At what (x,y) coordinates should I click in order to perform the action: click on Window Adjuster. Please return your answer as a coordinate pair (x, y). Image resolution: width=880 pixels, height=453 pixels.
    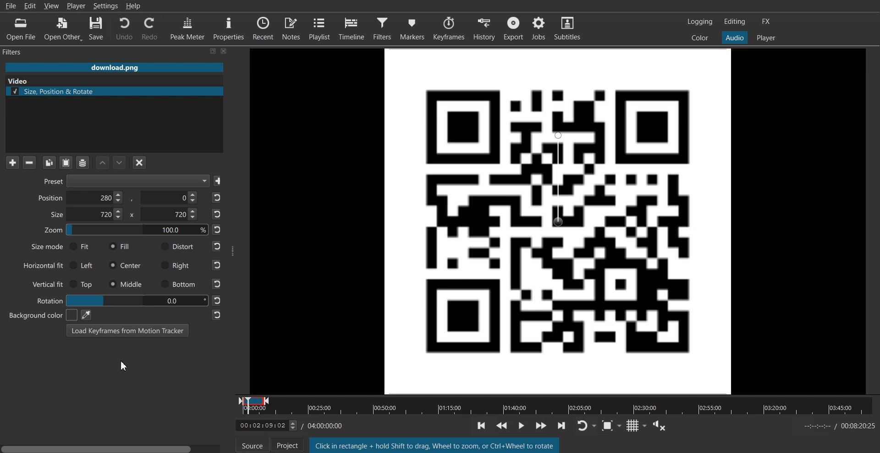
    Looking at the image, I should click on (233, 250).